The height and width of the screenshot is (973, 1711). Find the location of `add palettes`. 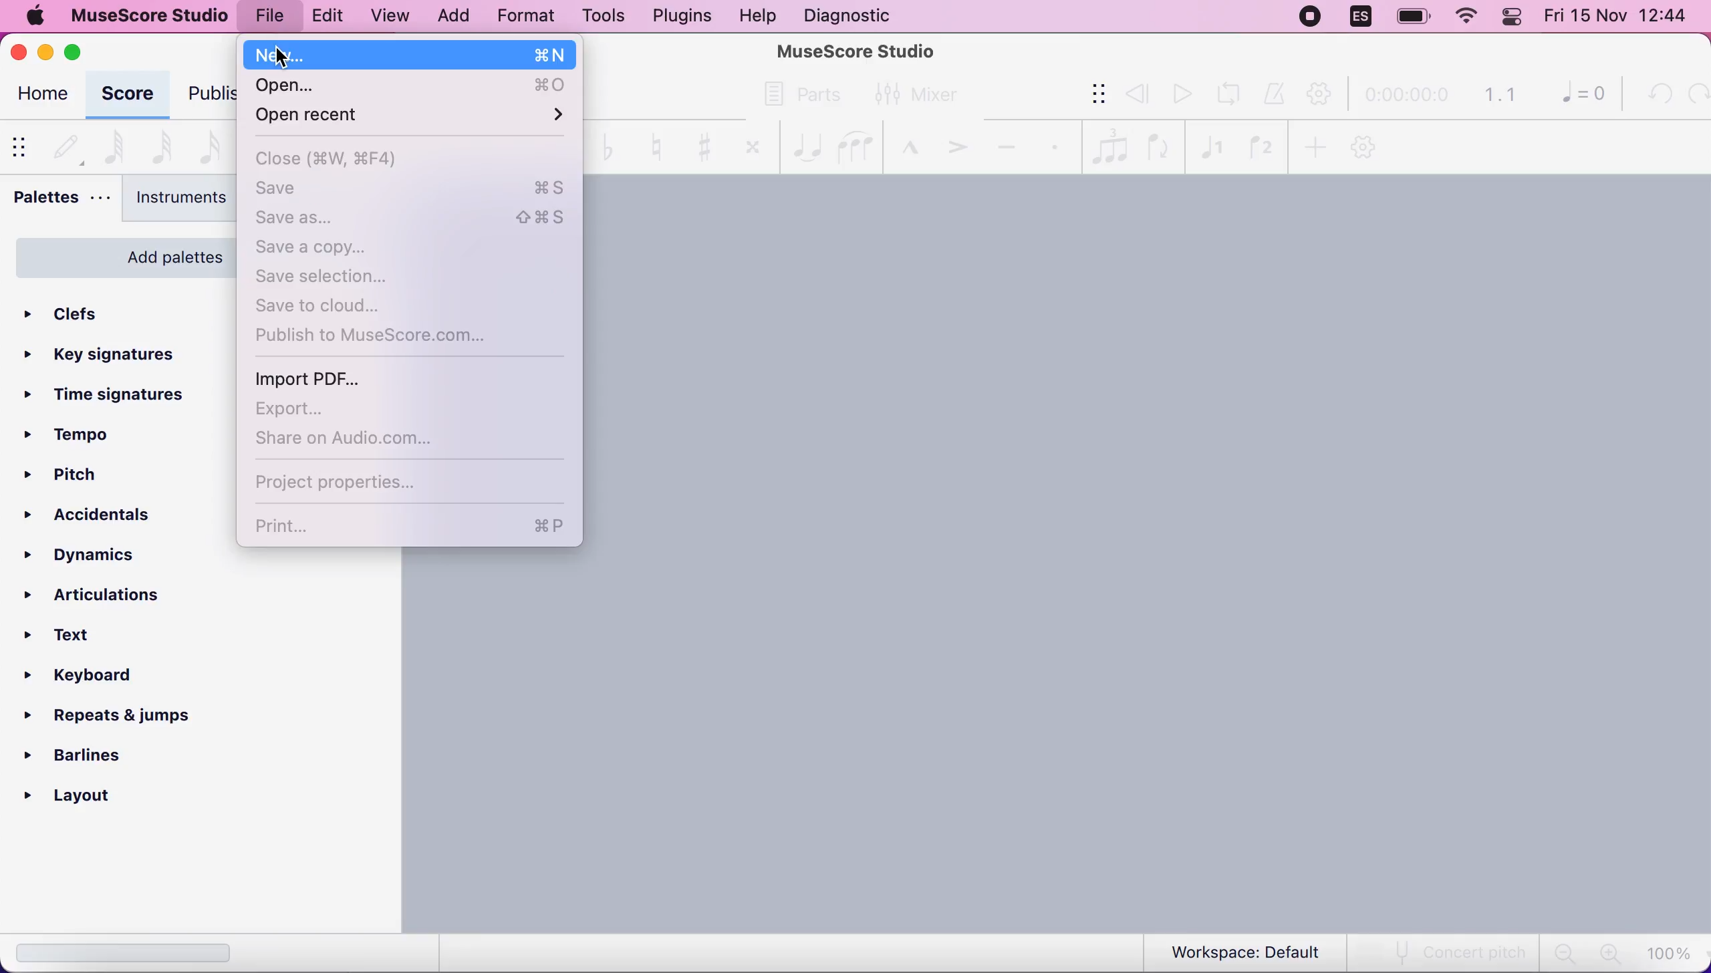

add palettes is located at coordinates (116, 253).